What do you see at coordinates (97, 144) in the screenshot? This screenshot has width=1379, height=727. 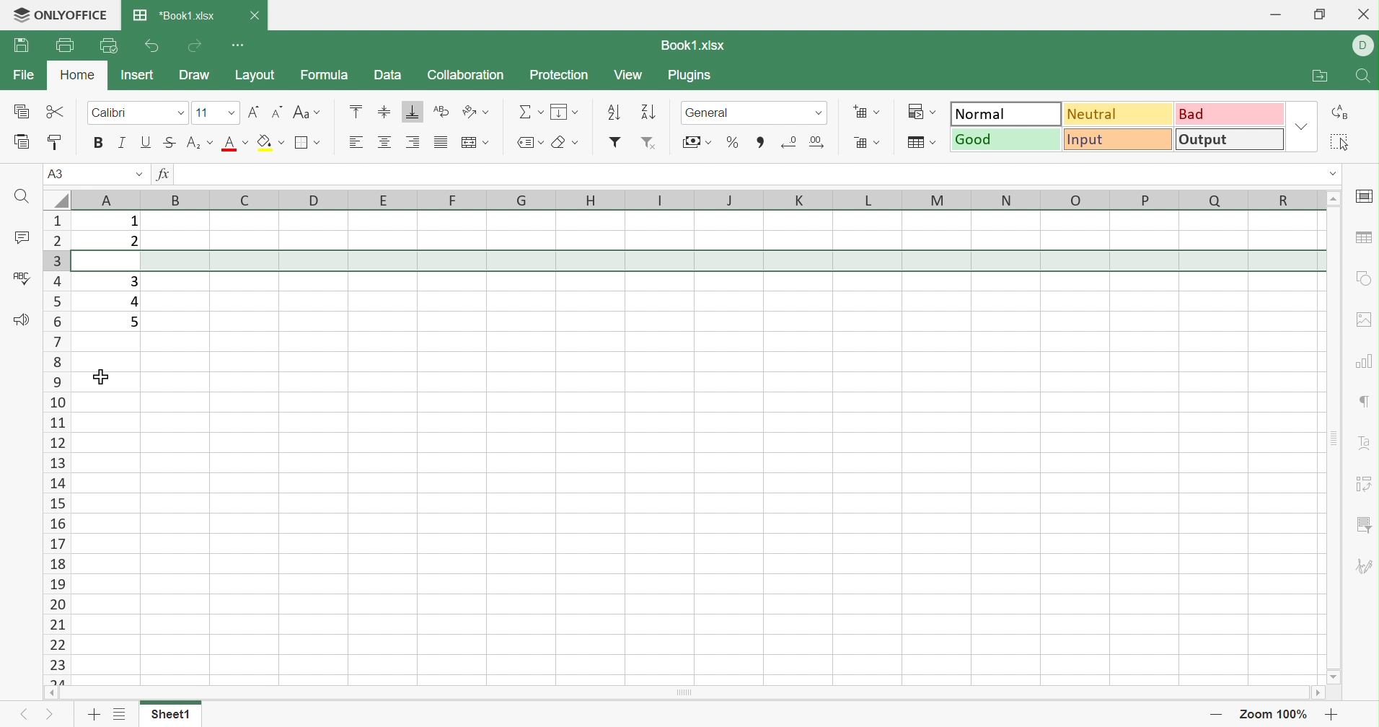 I see `Bold` at bounding box center [97, 144].